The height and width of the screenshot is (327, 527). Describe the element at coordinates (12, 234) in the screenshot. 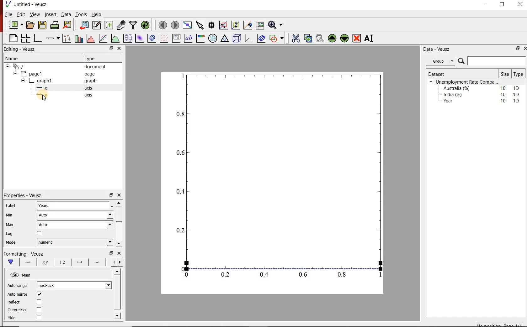

I see `Log` at that location.